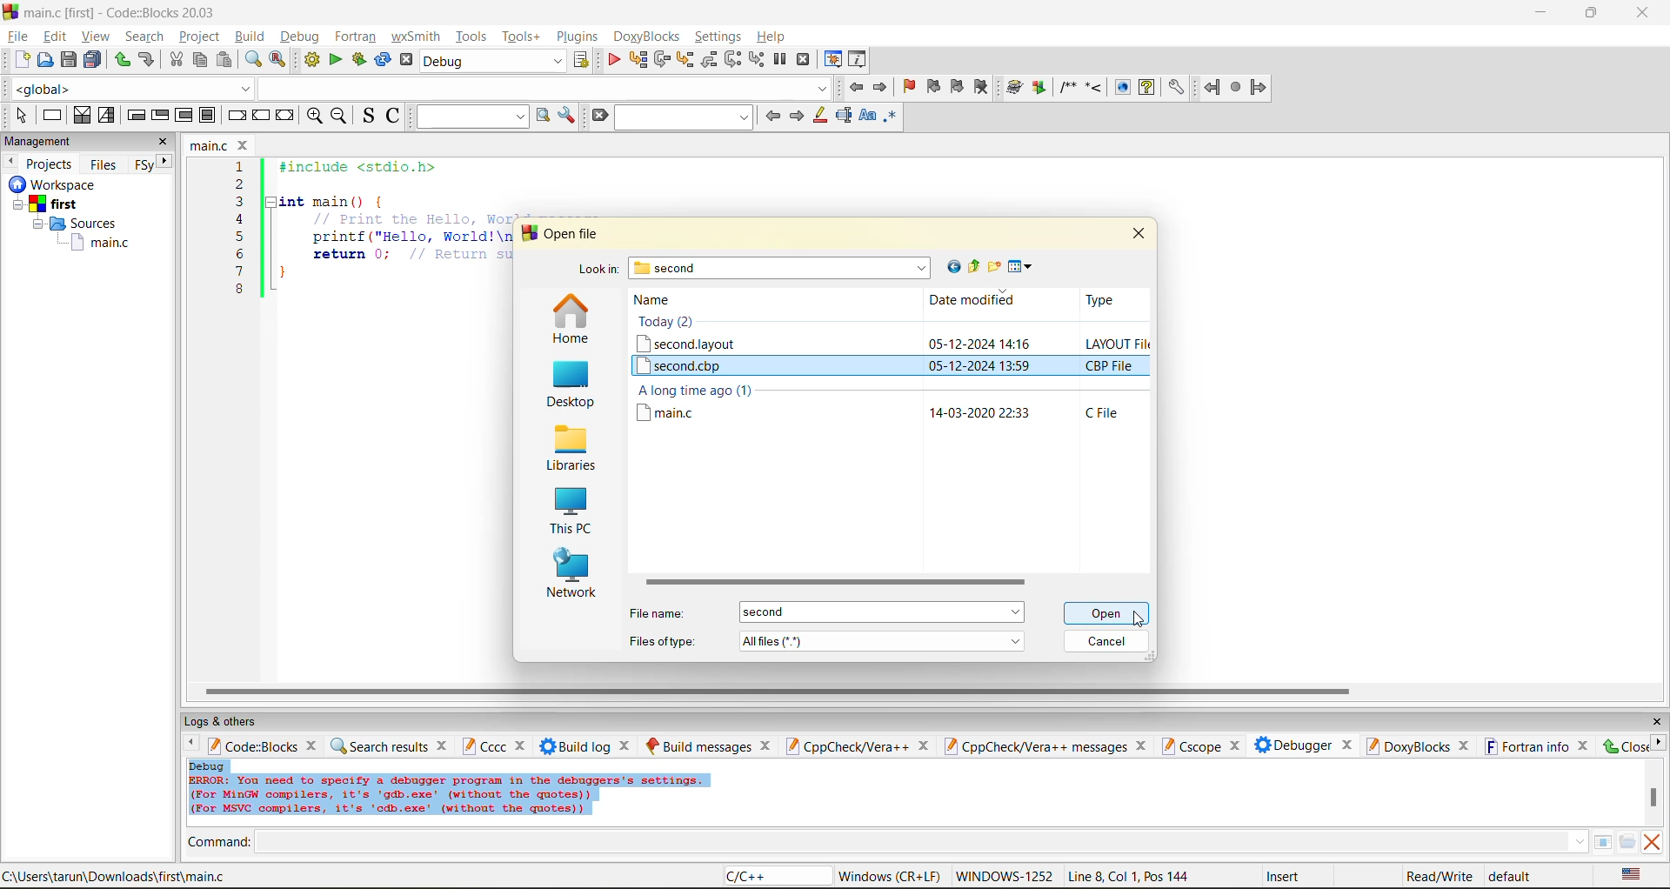 The height and width of the screenshot is (889, 1670). I want to click on down, so click(1579, 841).